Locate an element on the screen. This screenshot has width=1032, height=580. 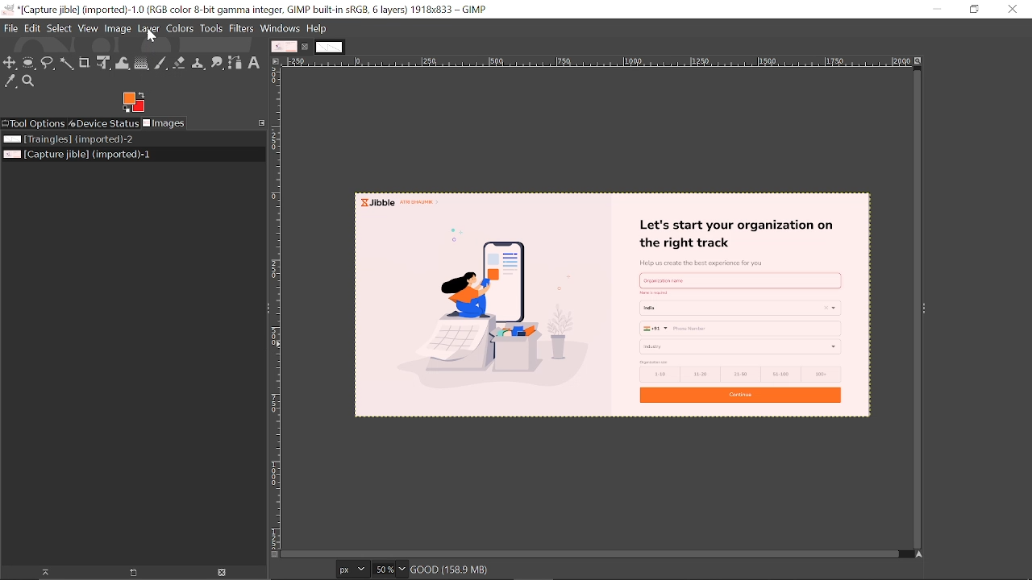
Move tool is located at coordinates (10, 63).